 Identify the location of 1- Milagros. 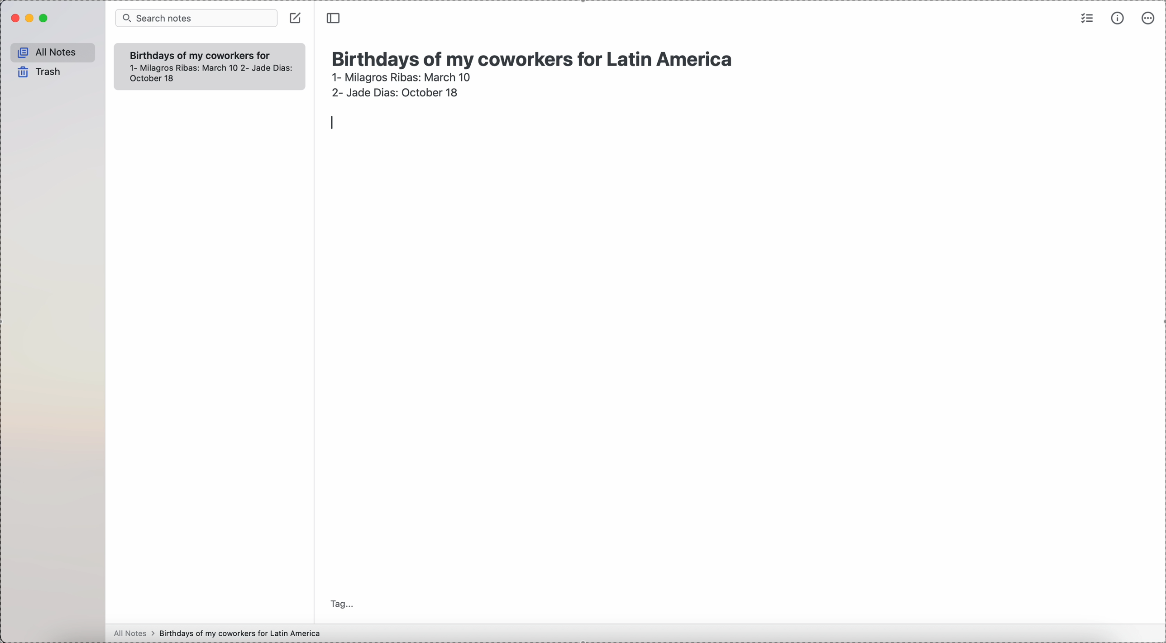
(401, 77).